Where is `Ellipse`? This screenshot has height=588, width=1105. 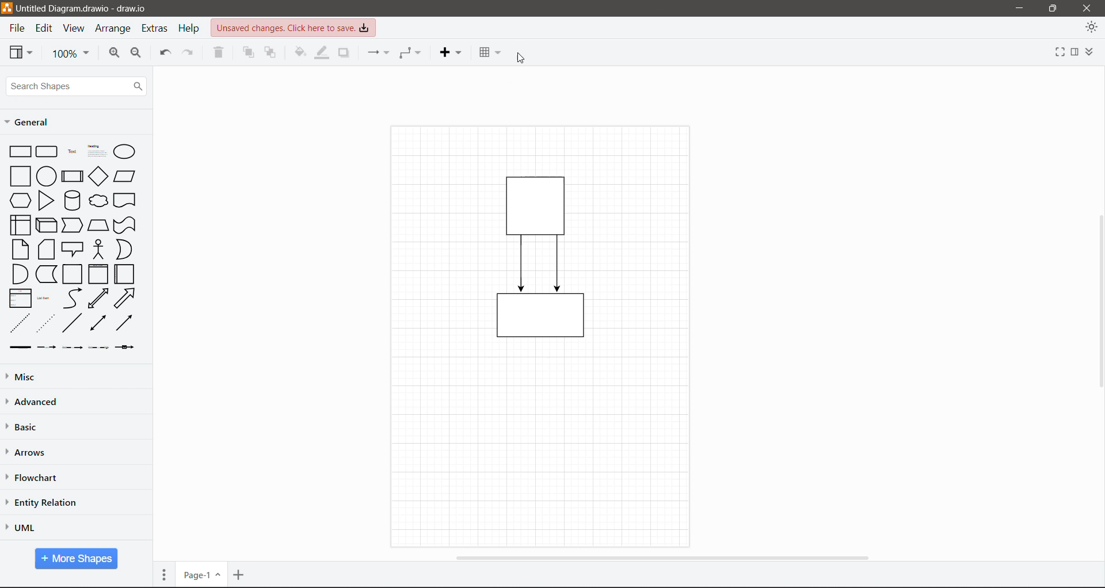 Ellipse is located at coordinates (124, 152).